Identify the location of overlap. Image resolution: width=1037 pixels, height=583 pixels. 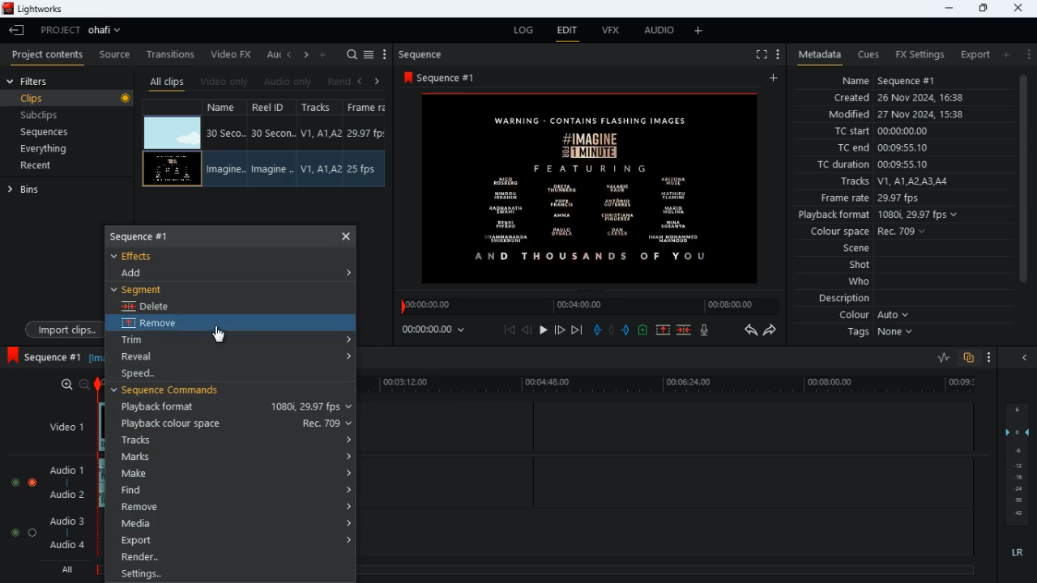
(968, 357).